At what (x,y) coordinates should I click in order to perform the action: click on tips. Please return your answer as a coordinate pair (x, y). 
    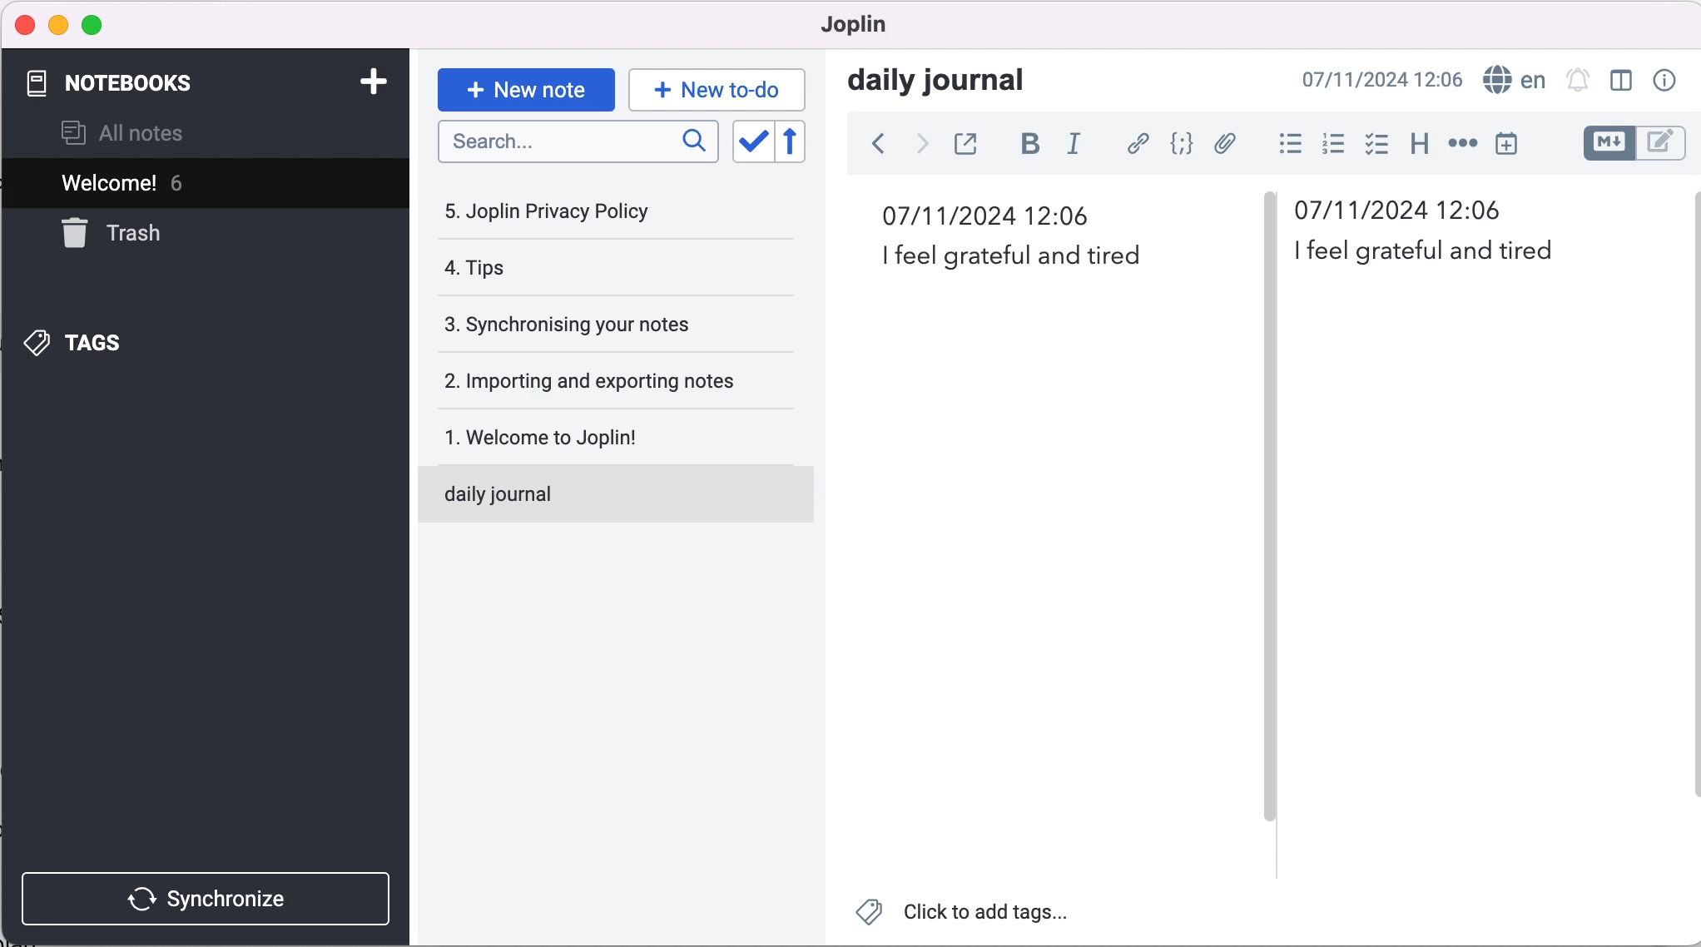
    Looking at the image, I should click on (545, 269).